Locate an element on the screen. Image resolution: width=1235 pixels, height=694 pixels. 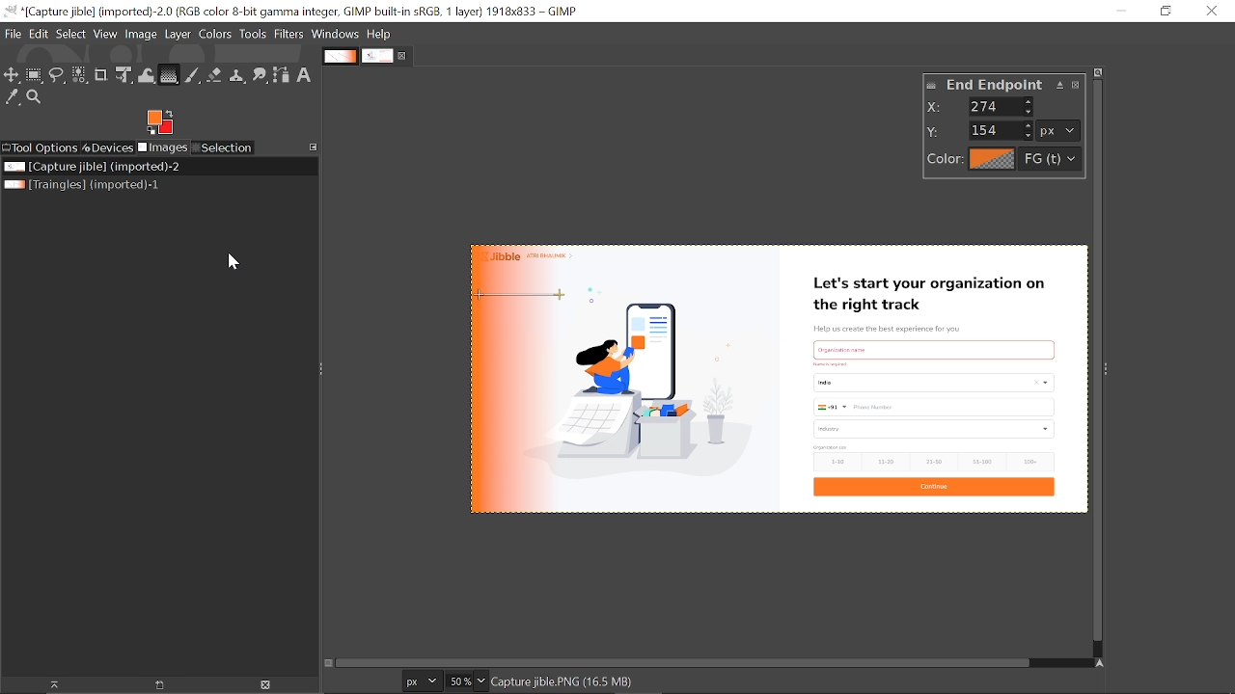
Help is located at coordinates (380, 34).